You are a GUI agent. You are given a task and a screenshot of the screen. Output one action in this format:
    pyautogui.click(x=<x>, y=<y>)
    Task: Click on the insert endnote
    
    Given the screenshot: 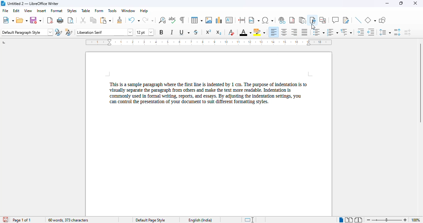 What is the action you would take?
    pyautogui.click(x=303, y=20)
    